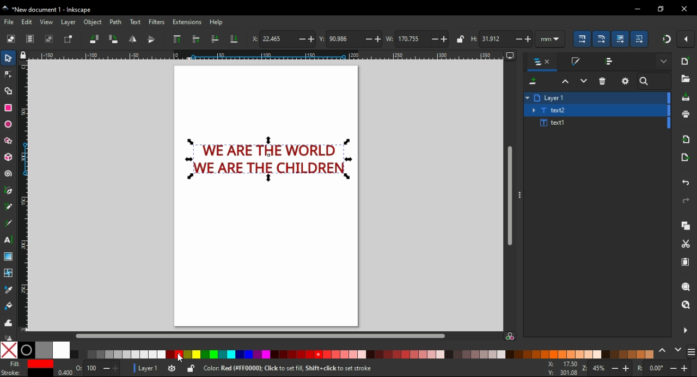 This screenshot has width=697, height=377. Describe the element at coordinates (8, 192) in the screenshot. I see `pen tool` at that location.